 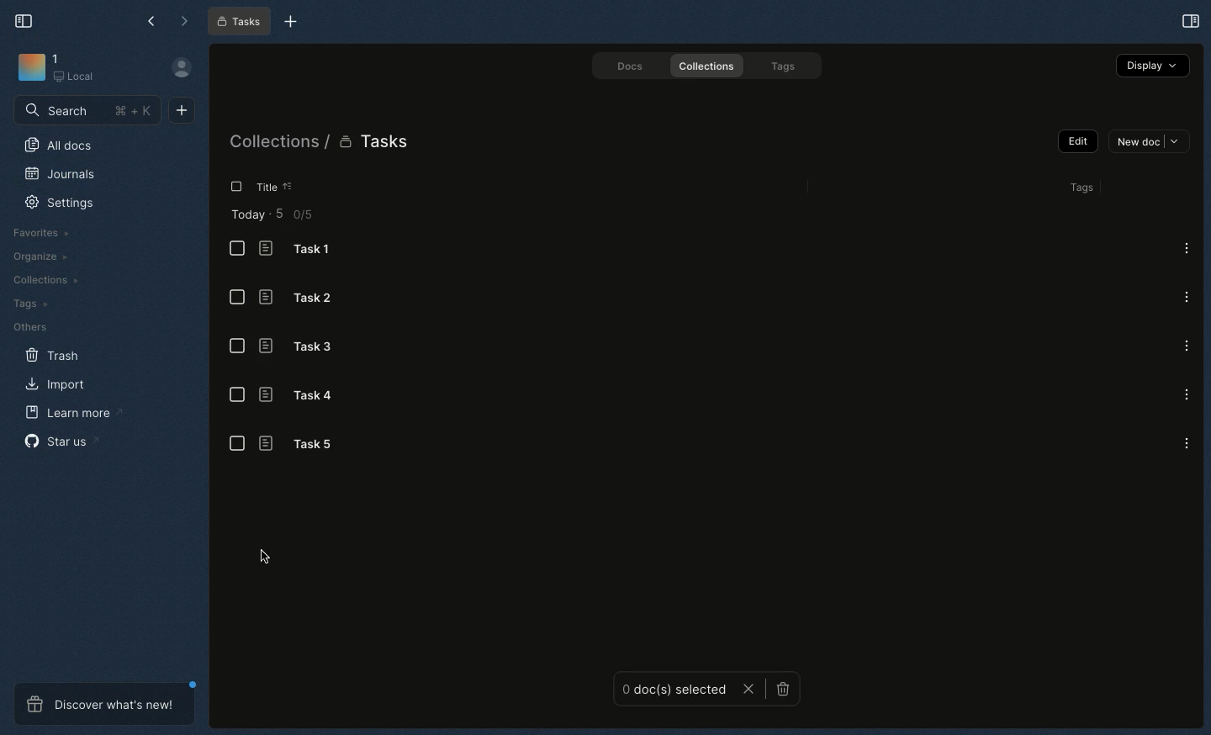 I want to click on Trash, so click(x=53, y=354).